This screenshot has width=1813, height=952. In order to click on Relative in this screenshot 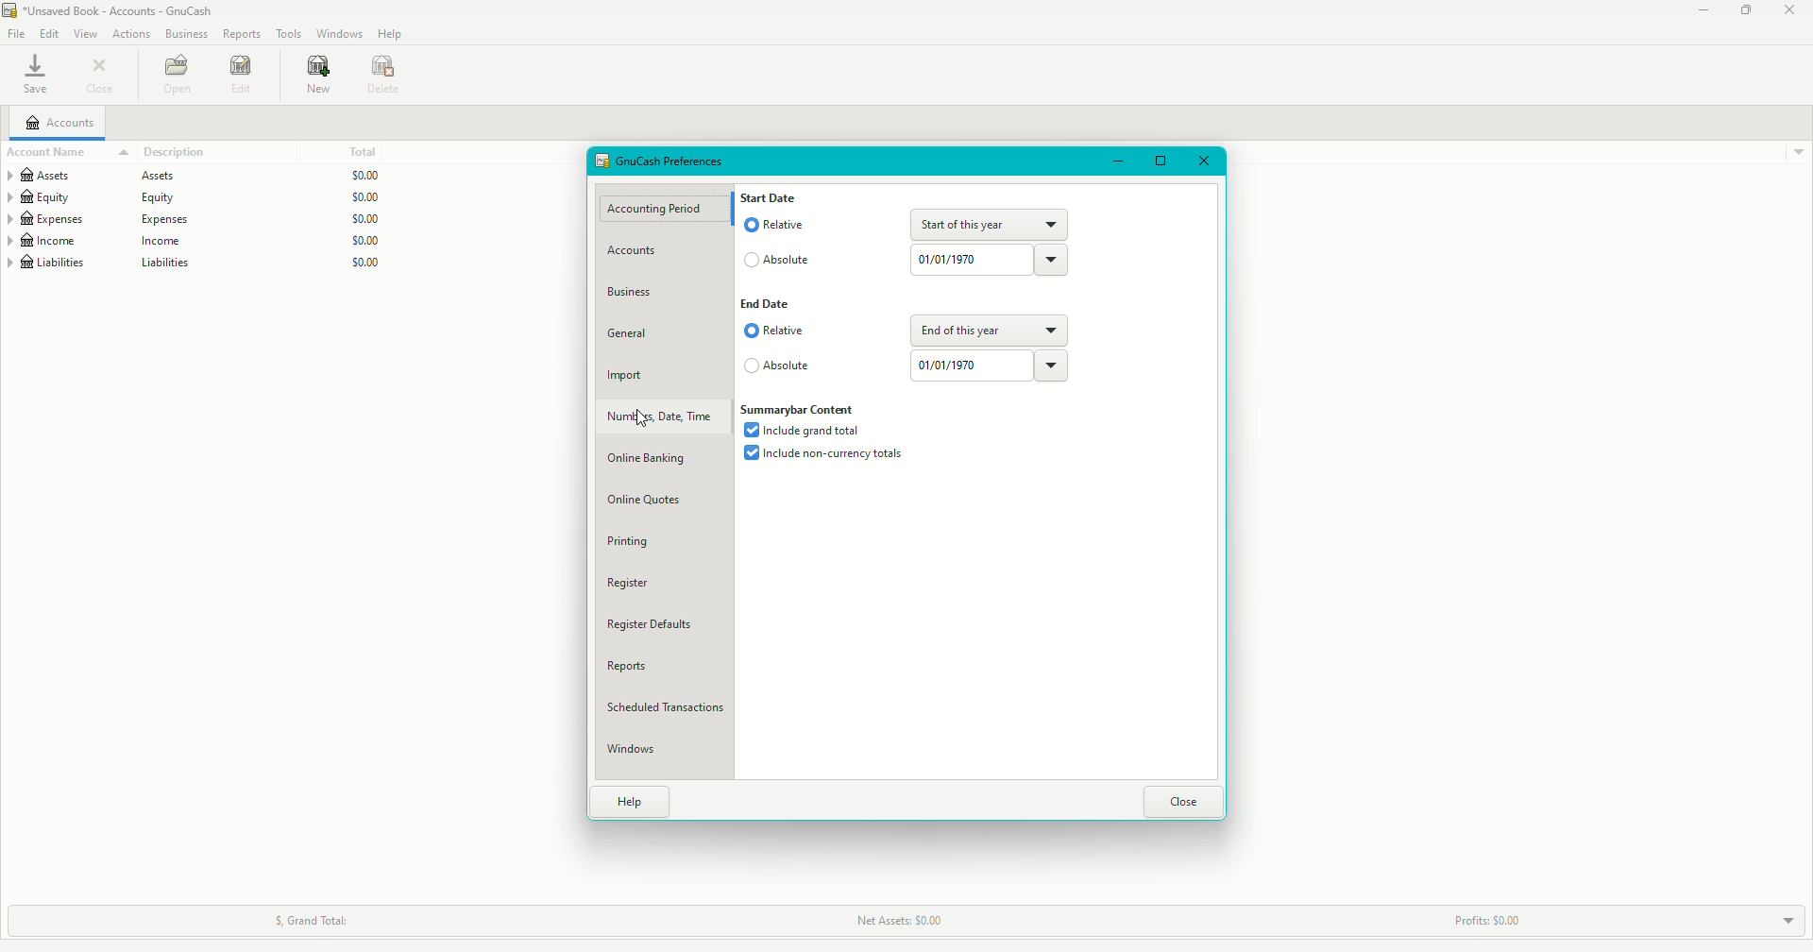, I will do `click(778, 225)`.